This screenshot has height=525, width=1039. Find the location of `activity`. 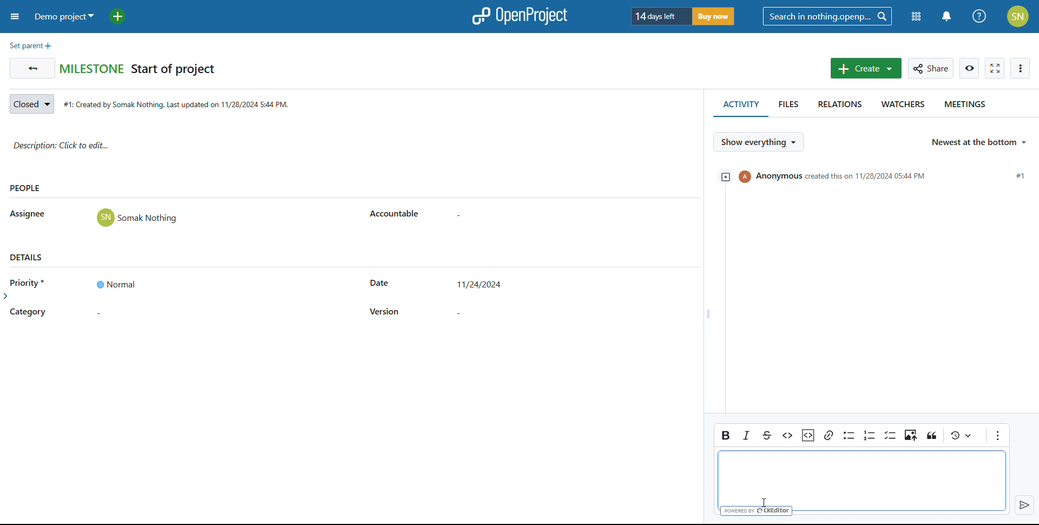

activity is located at coordinates (739, 107).